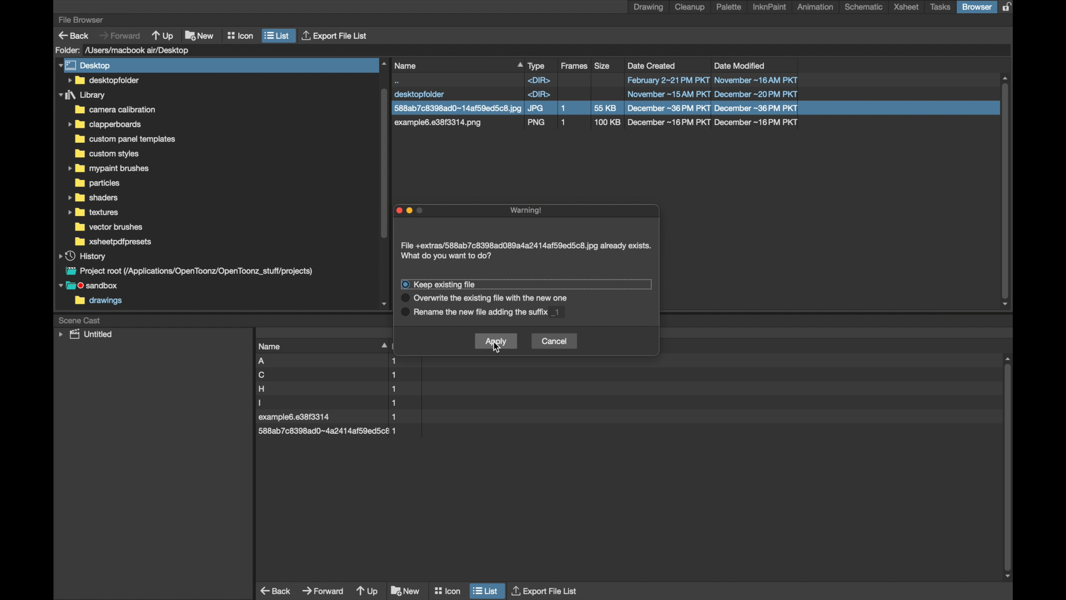  Describe the element at coordinates (692, 7) in the screenshot. I see `cleanup` at that location.